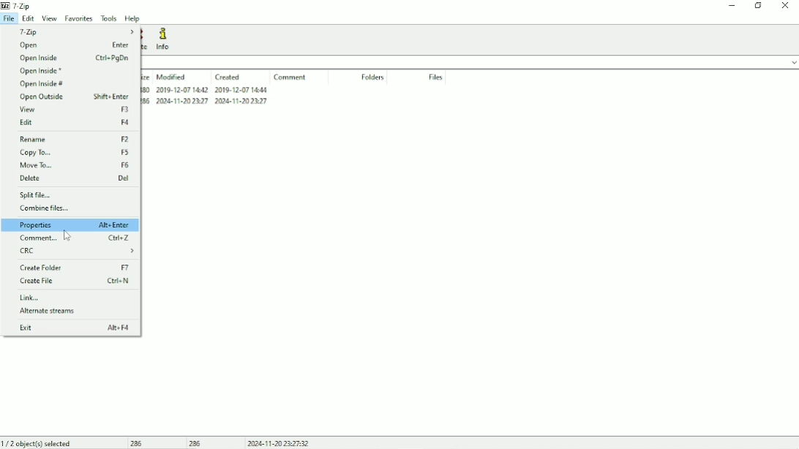 The image size is (799, 449). Describe the element at coordinates (138, 443) in the screenshot. I see `286` at that location.